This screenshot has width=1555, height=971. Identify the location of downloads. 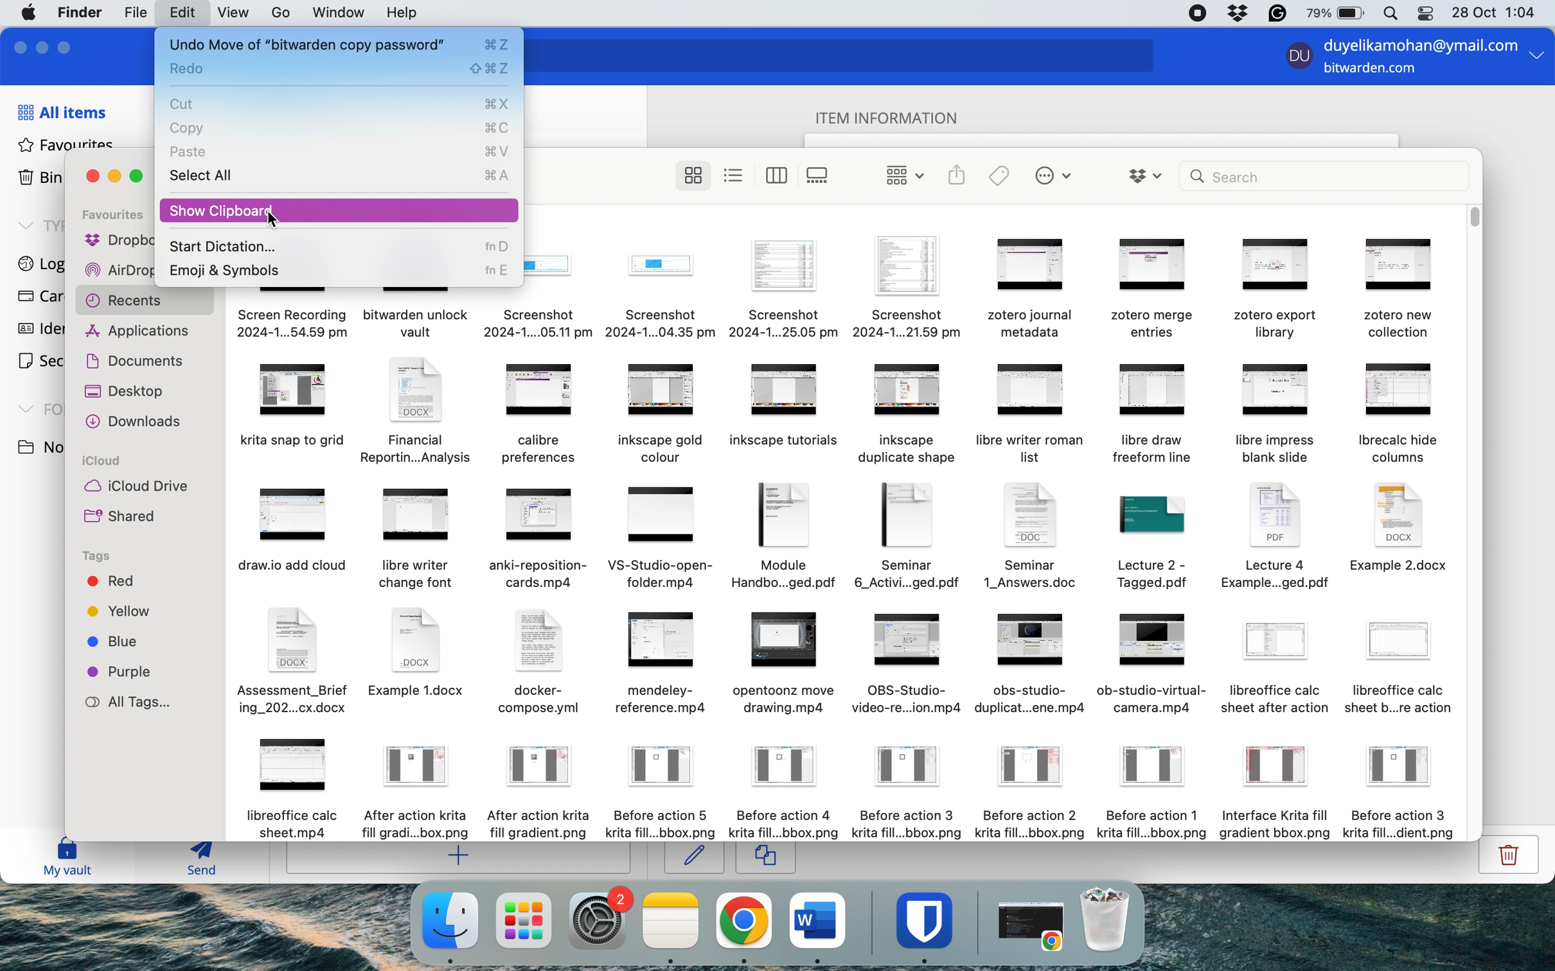
(138, 423).